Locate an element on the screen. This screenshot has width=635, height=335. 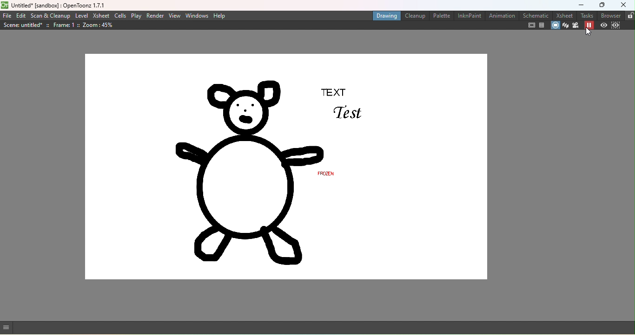
Camera view is located at coordinates (576, 25).